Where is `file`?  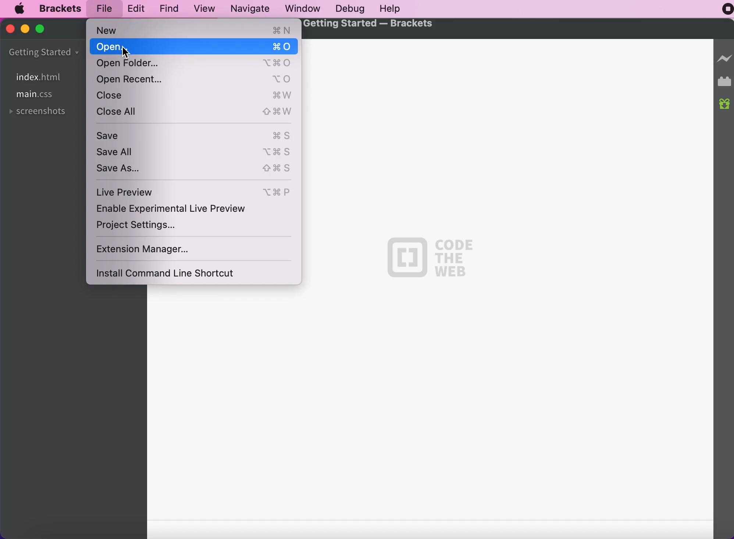
file is located at coordinates (106, 7).